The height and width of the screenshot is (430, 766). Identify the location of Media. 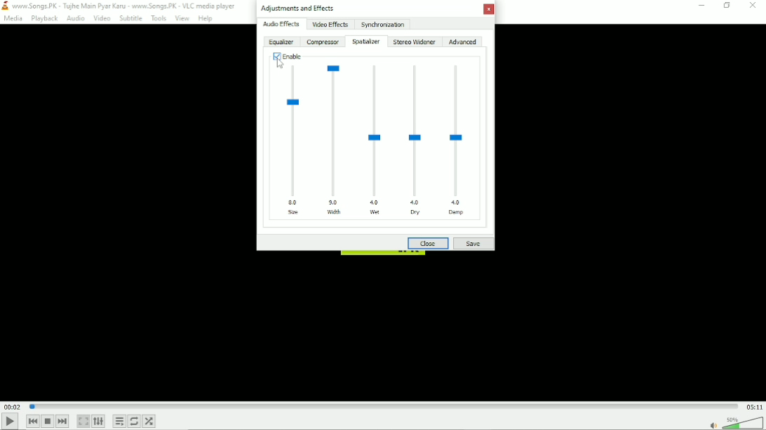
(14, 18).